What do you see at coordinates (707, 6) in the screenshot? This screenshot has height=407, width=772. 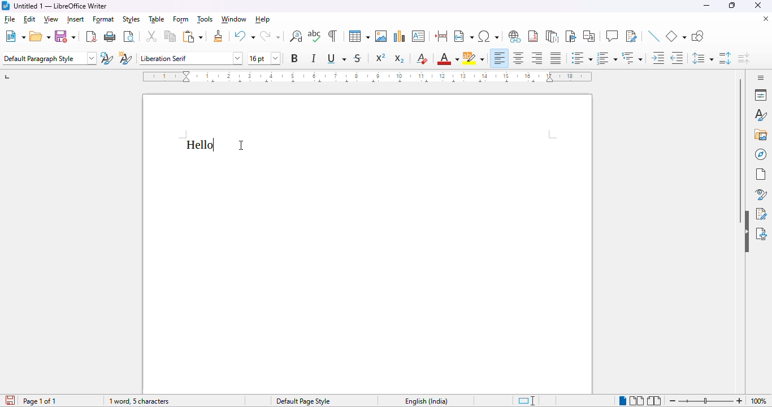 I see `minimize` at bounding box center [707, 6].